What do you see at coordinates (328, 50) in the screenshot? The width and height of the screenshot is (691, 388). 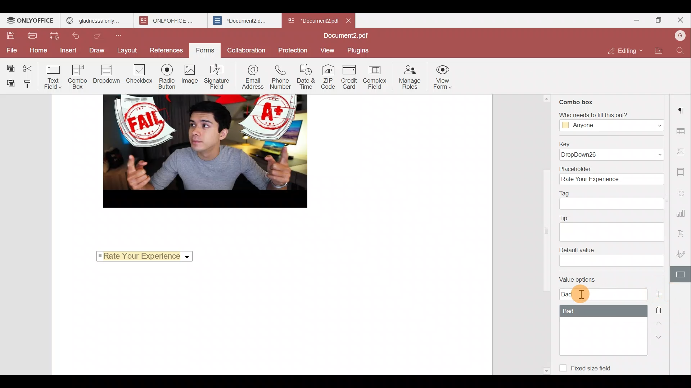 I see `View` at bounding box center [328, 50].